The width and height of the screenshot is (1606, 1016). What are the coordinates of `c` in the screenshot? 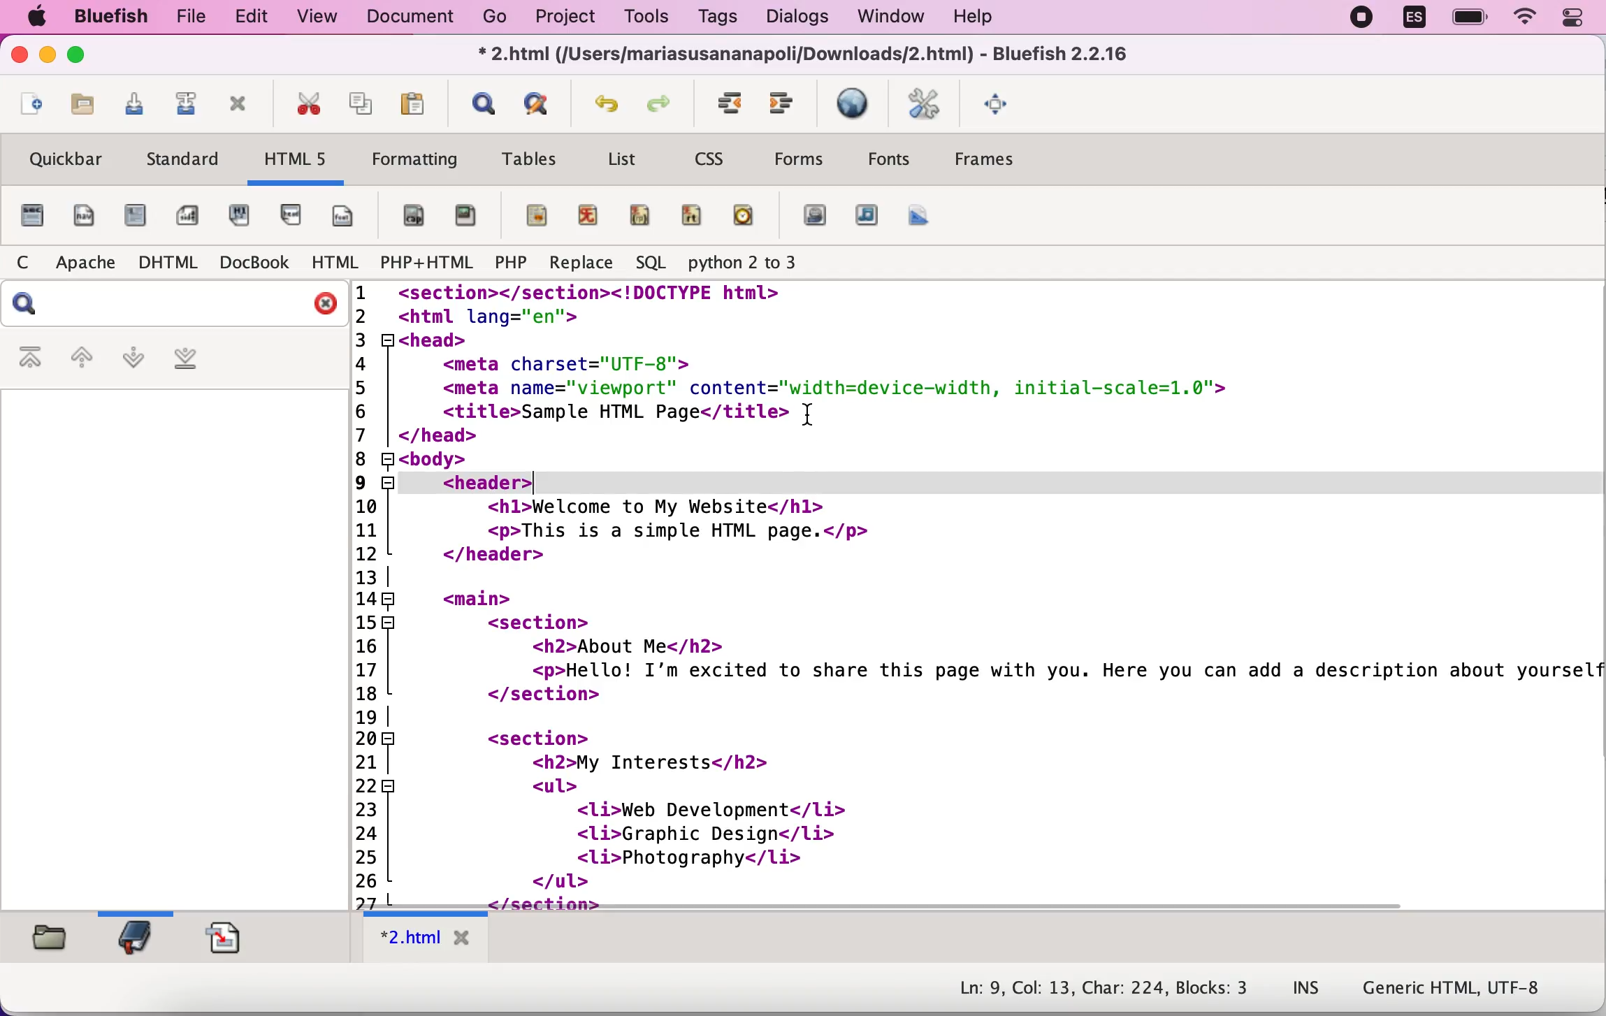 It's located at (30, 262).